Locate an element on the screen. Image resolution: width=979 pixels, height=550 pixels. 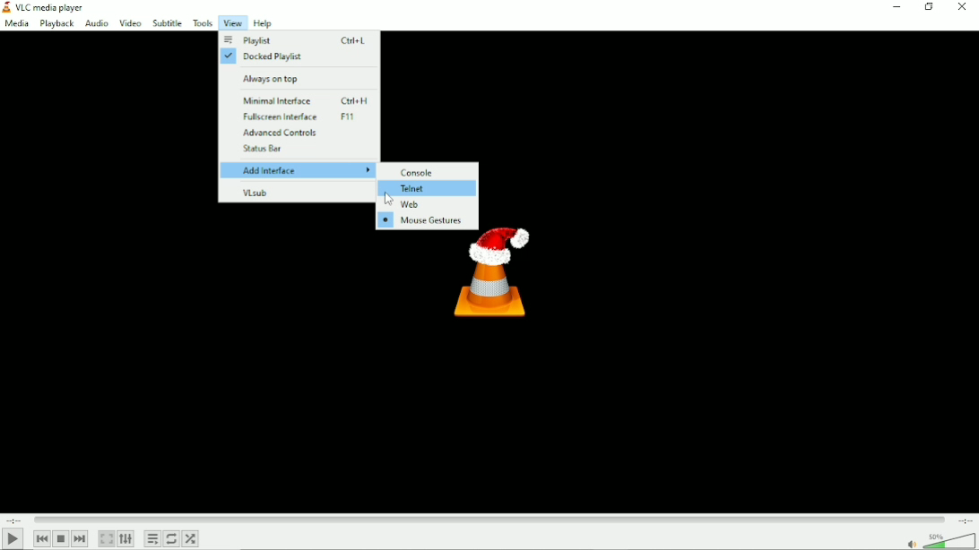
Docked playlist is located at coordinates (295, 57).